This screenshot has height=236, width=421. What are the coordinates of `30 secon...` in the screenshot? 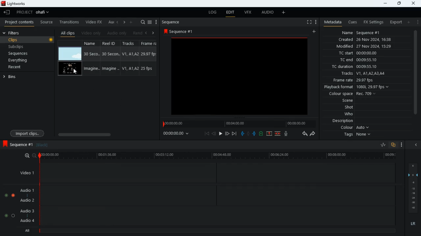 It's located at (110, 54).